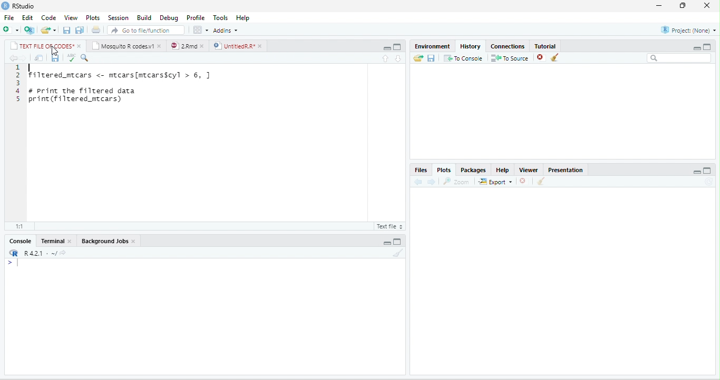  I want to click on Export, so click(495, 182).